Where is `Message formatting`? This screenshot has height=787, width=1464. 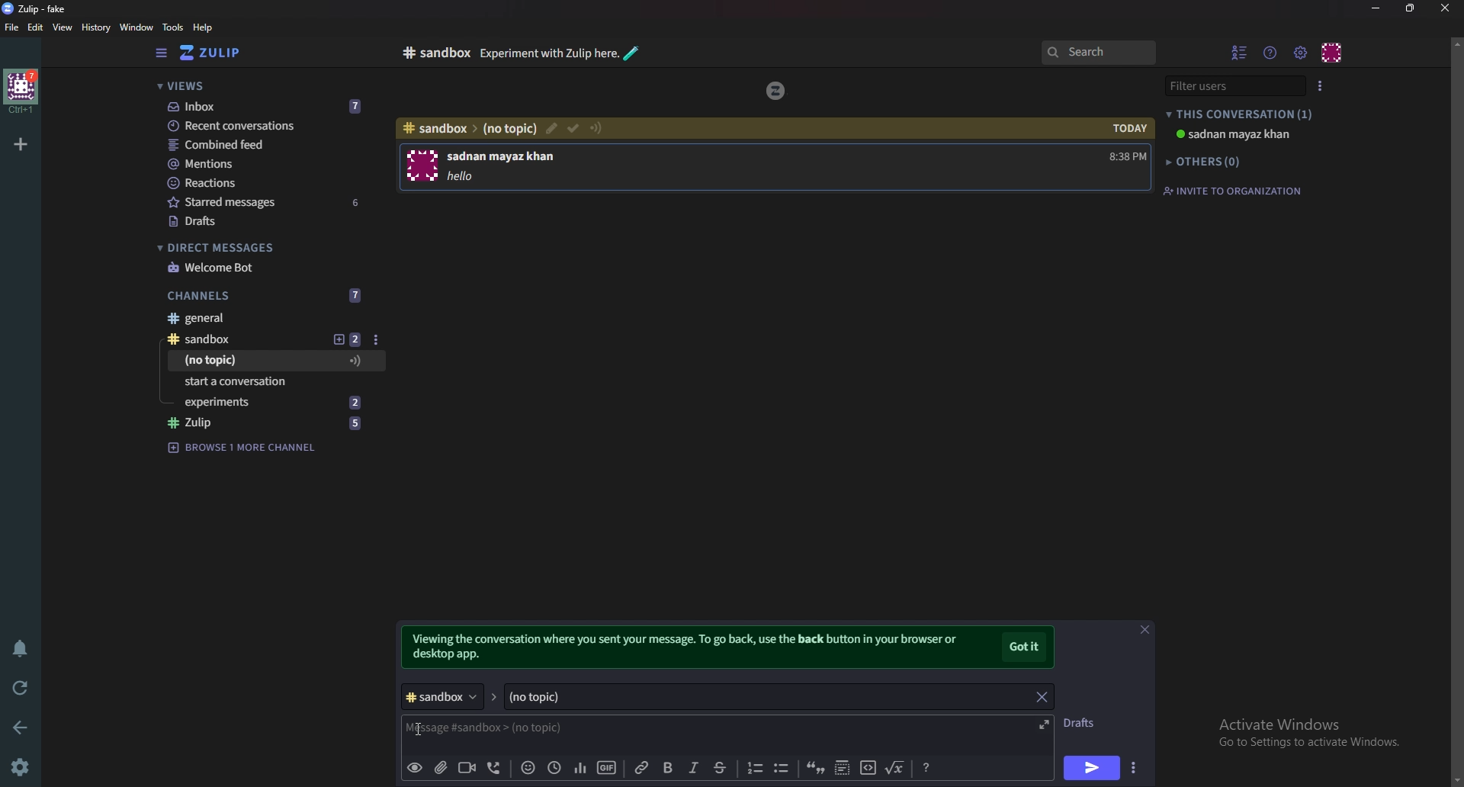 Message formatting is located at coordinates (924, 766).